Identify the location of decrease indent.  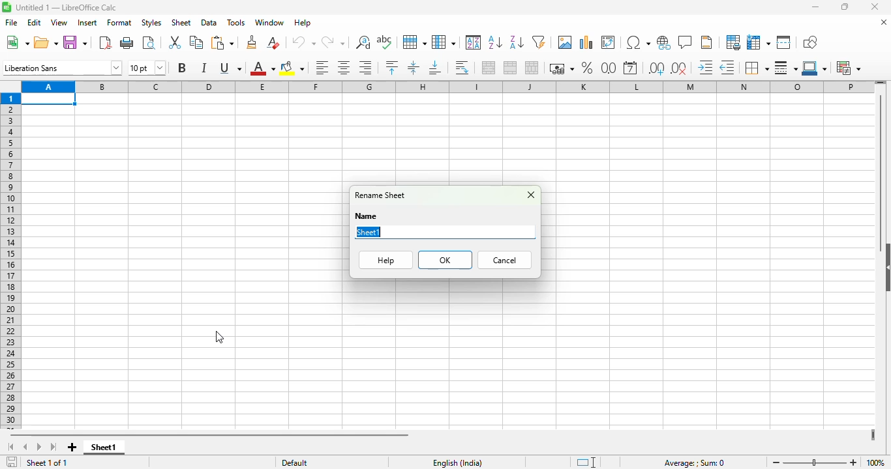
(727, 67).